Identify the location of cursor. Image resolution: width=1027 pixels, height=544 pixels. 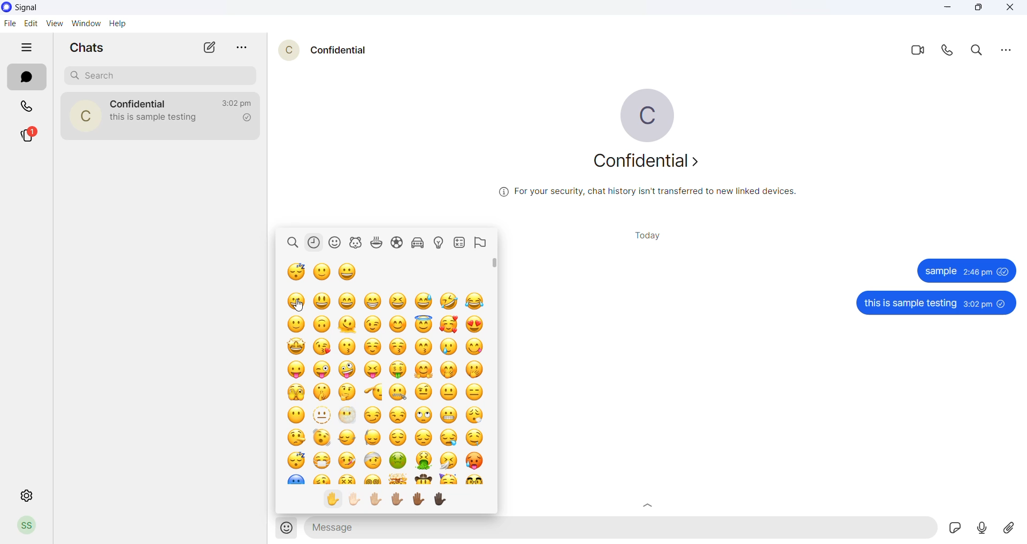
(298, 305).